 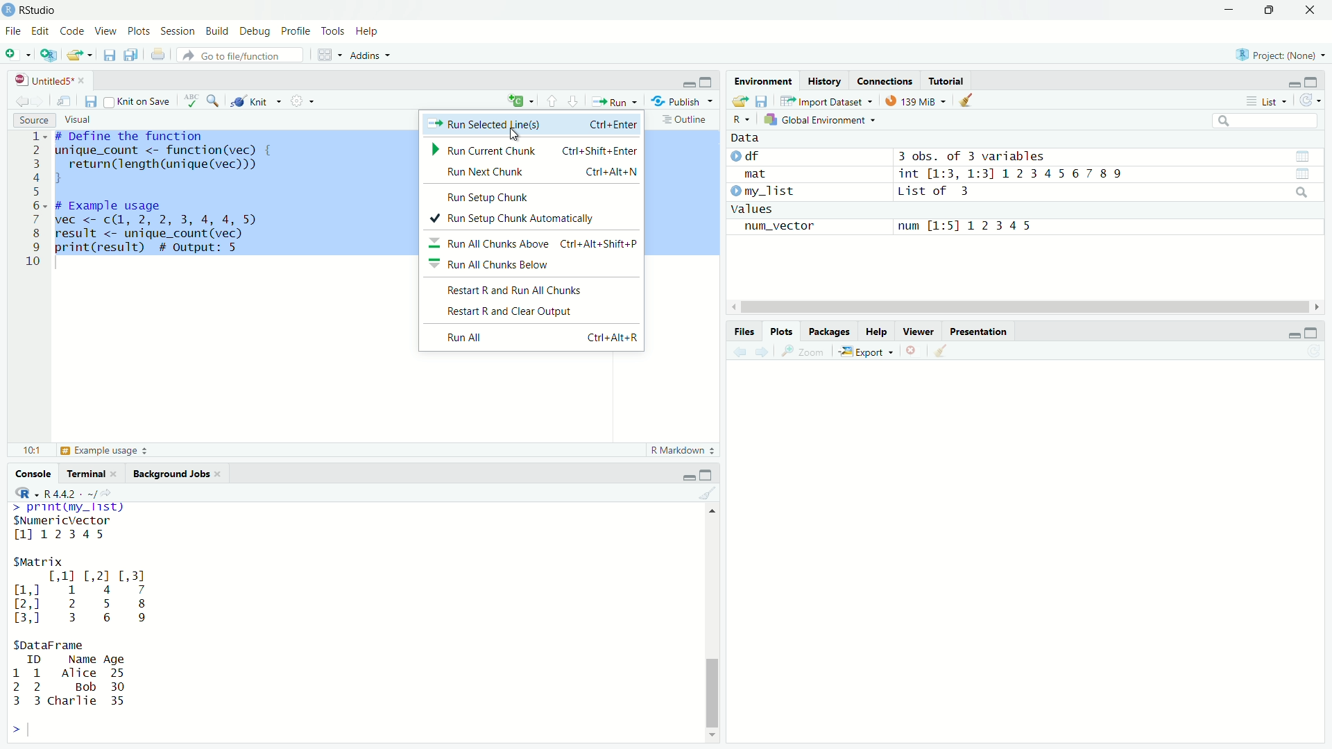 What do you see at coordinates (39, 101) in the screenshot?
I see `forward` at bounding box center [39, 101].